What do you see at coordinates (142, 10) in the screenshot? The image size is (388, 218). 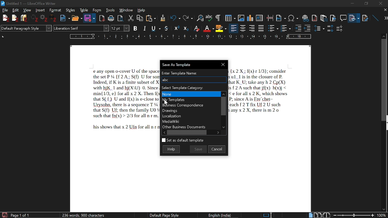 I see `Help` at bounding box center [142, 10].